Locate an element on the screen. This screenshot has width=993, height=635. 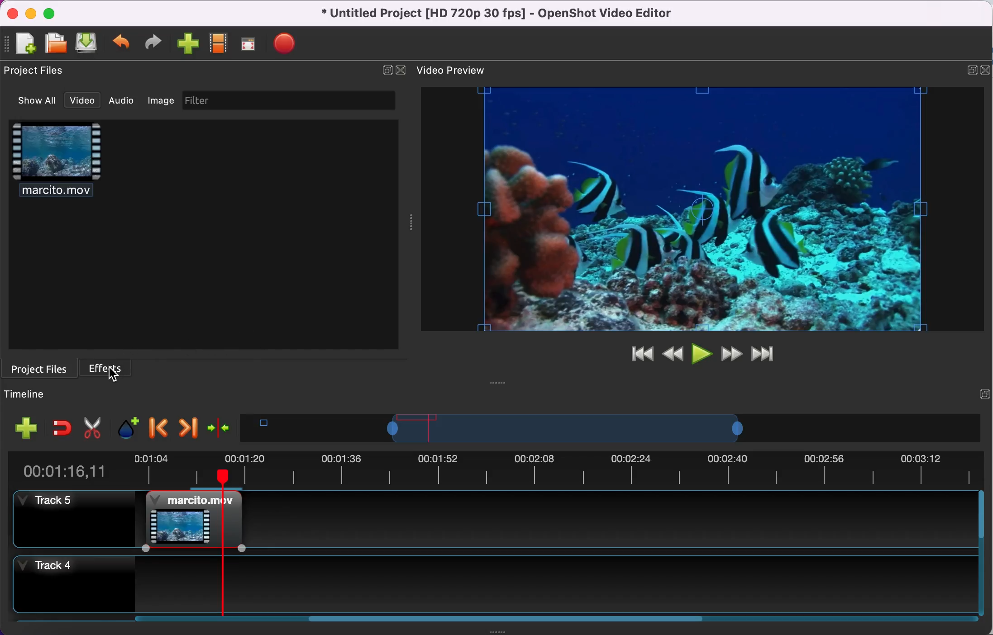
show all is located at coordinates (31, 100).